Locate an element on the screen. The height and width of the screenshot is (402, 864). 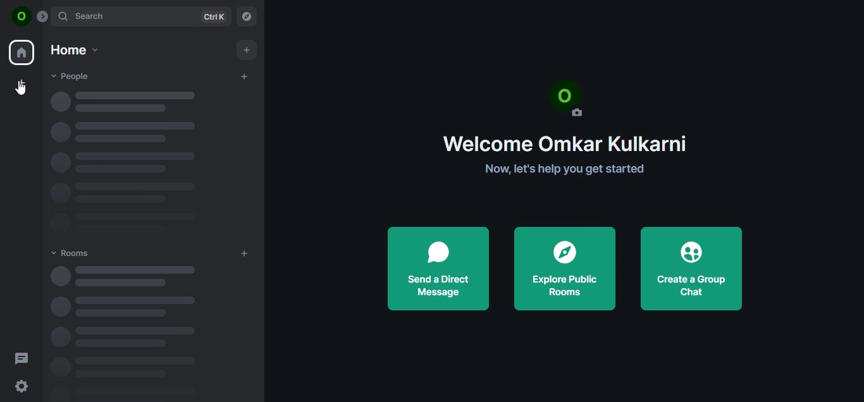
threads is located at coordinates (22, 358).